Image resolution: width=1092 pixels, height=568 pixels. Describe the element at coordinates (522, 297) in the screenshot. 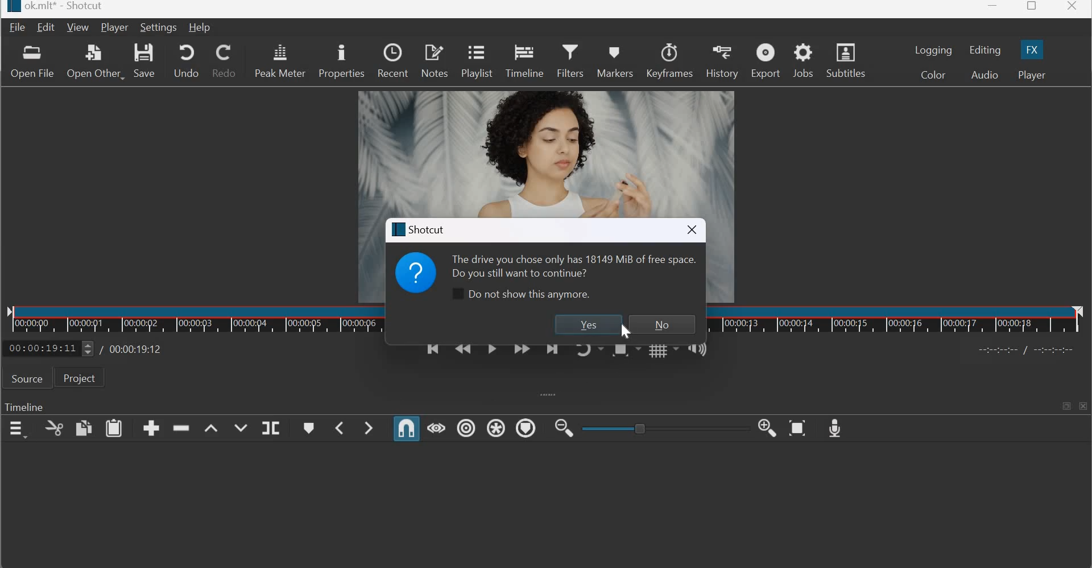

I see `Text 2` at that location.